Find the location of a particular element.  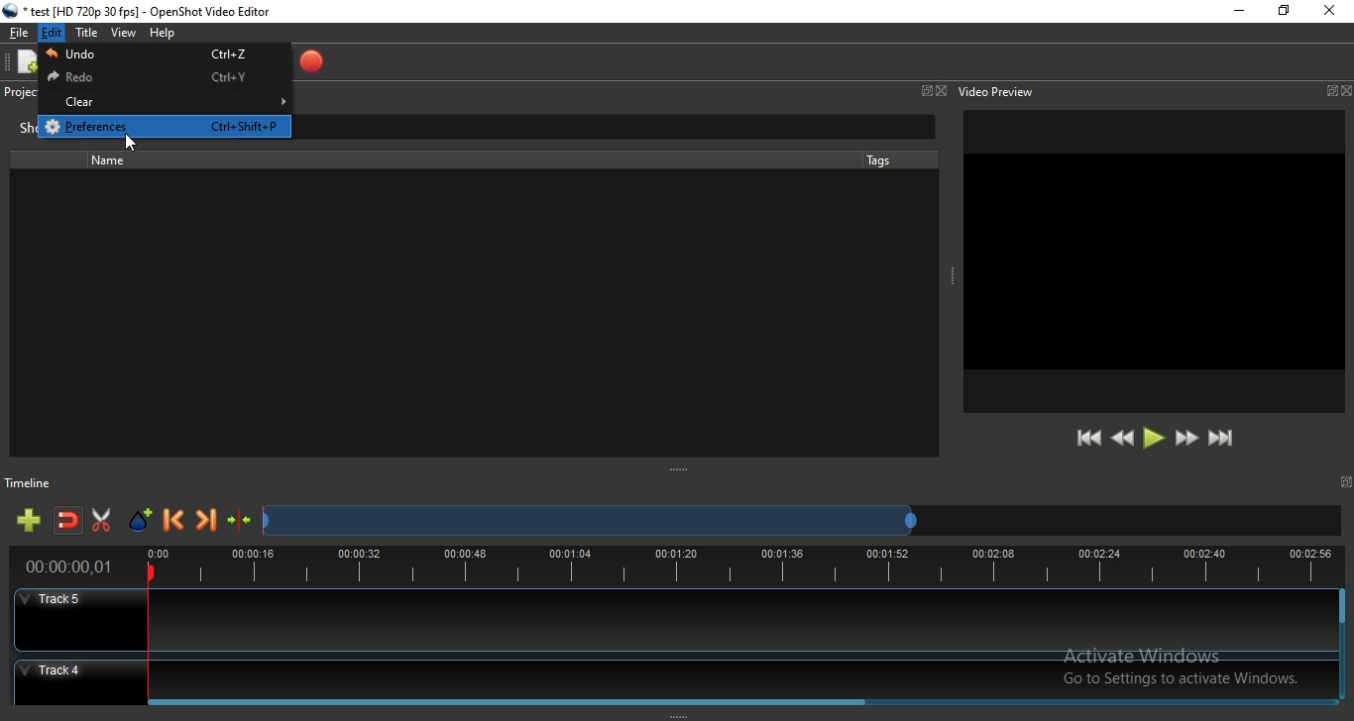

adjust window is located at coordinates (681, 471).